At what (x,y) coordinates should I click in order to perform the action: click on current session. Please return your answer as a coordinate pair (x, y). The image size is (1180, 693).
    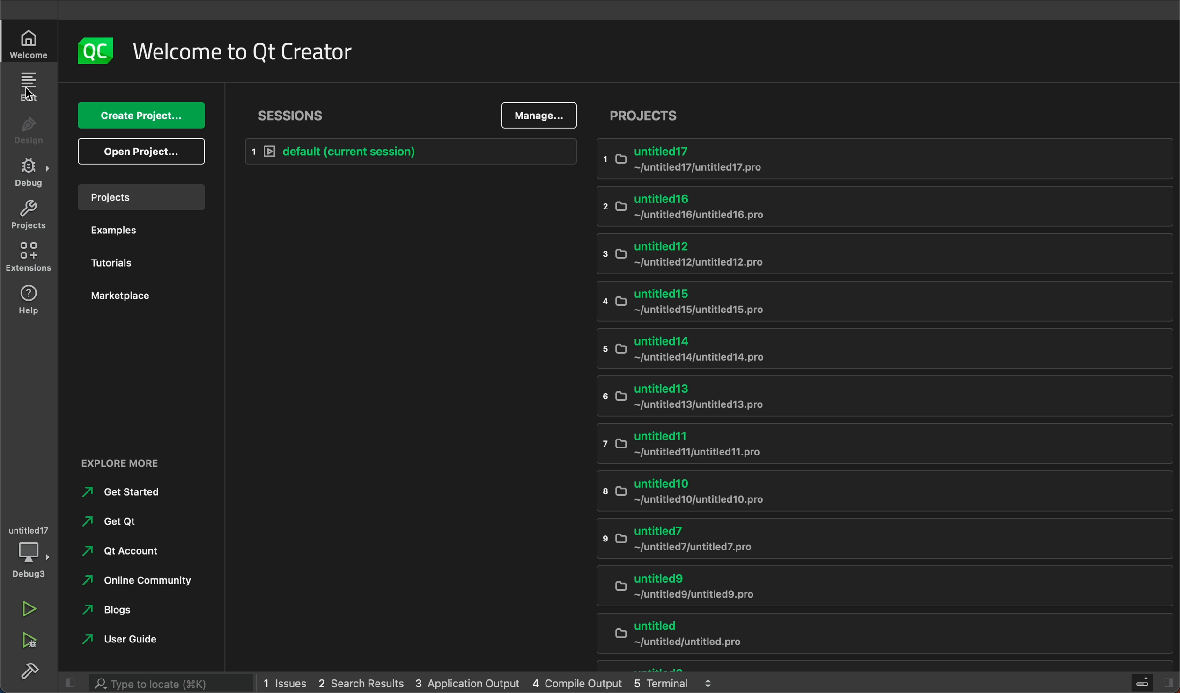
    Looking at the image, I should click on (412, 151).